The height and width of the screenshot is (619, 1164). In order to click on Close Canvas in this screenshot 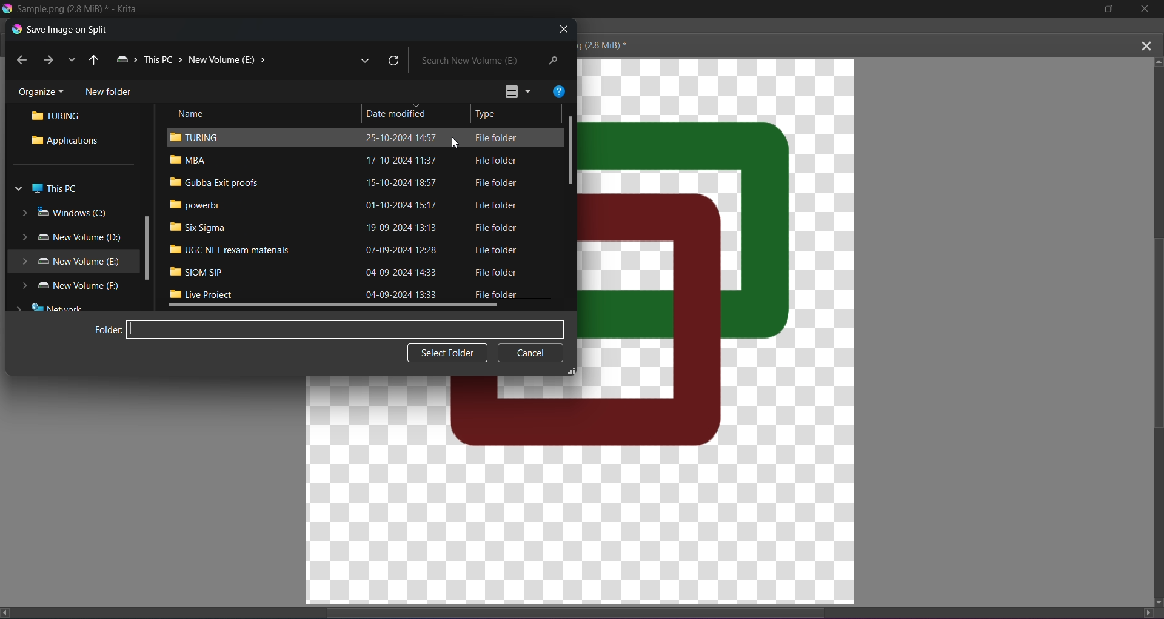, I will do `click(1146, 44)`.